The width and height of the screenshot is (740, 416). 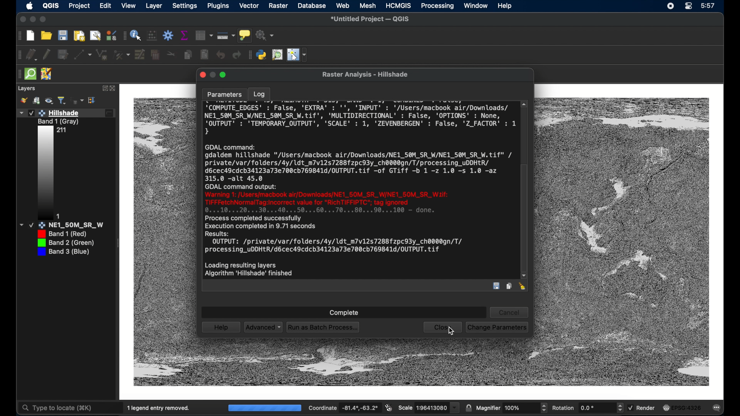 What do you see at coordinates (343, 407) in the screenshot?
I see `coordinate` at bounding box center [343, 407].